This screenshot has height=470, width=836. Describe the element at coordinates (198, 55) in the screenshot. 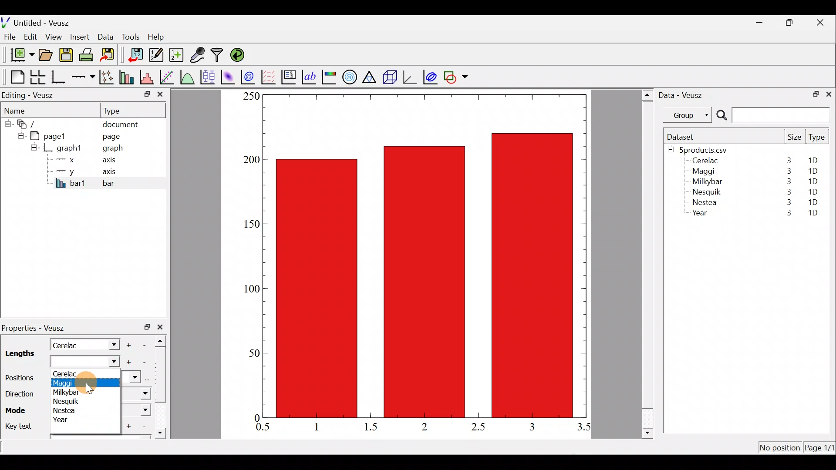

I see `Capture remote data` at that location.